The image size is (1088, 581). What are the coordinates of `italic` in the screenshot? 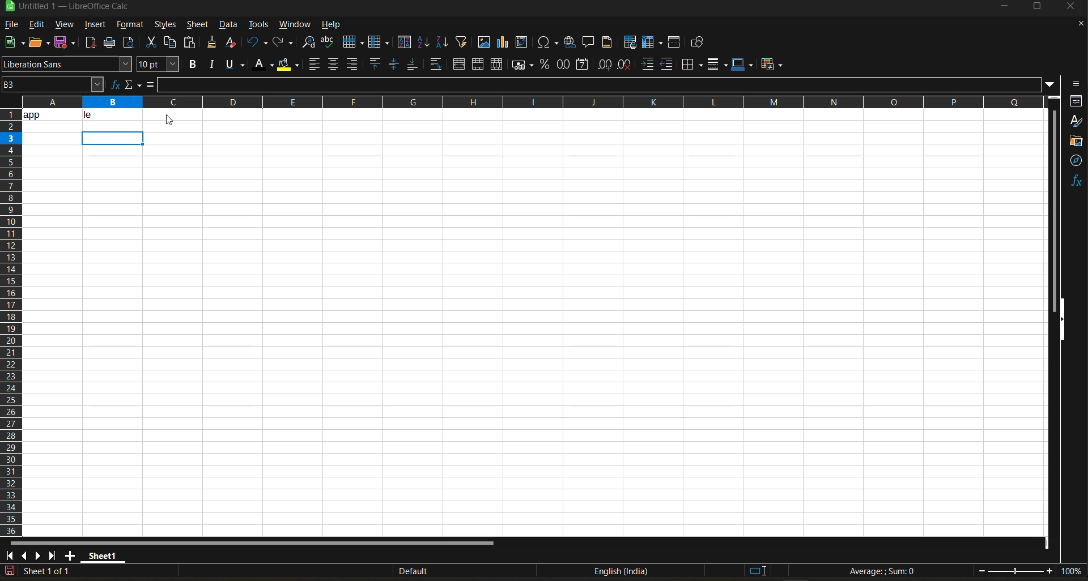 It's located at (212, 65).